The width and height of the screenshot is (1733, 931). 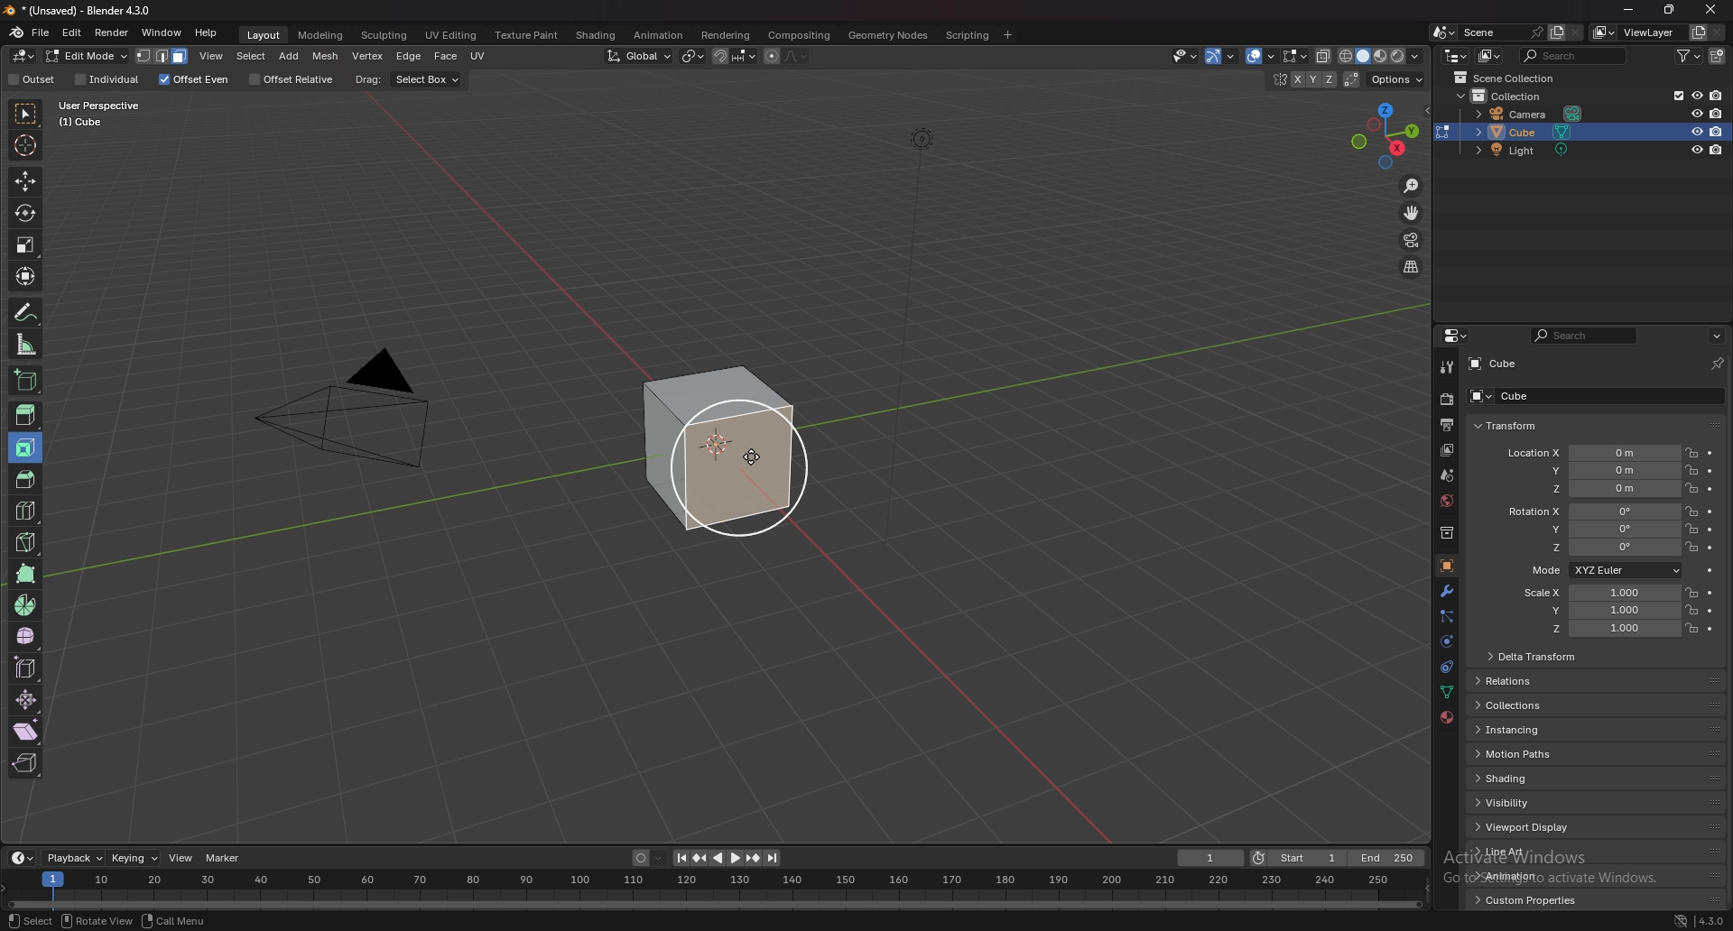 I want to click on location x, so click(x=1592, y=454).